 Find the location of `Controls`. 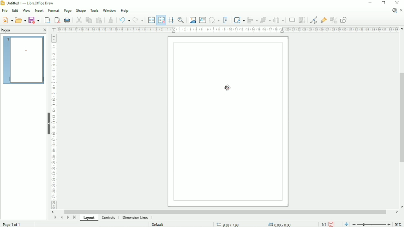

Controls is located at coordinates (108, 218).